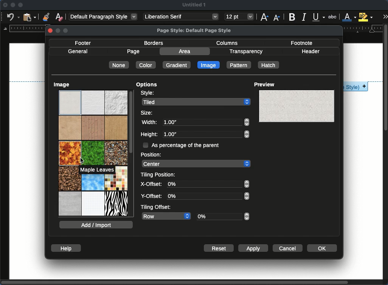 This screenshot has width=388, height=285. Describe the element at coordinates (151, 93) in the screenshot. I see `style:` at that location.